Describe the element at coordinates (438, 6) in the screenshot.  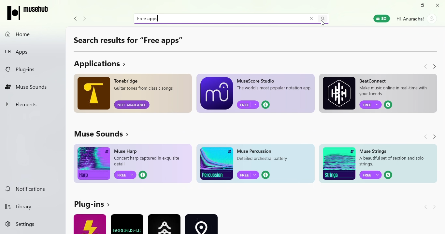
I see `Close` at that location.